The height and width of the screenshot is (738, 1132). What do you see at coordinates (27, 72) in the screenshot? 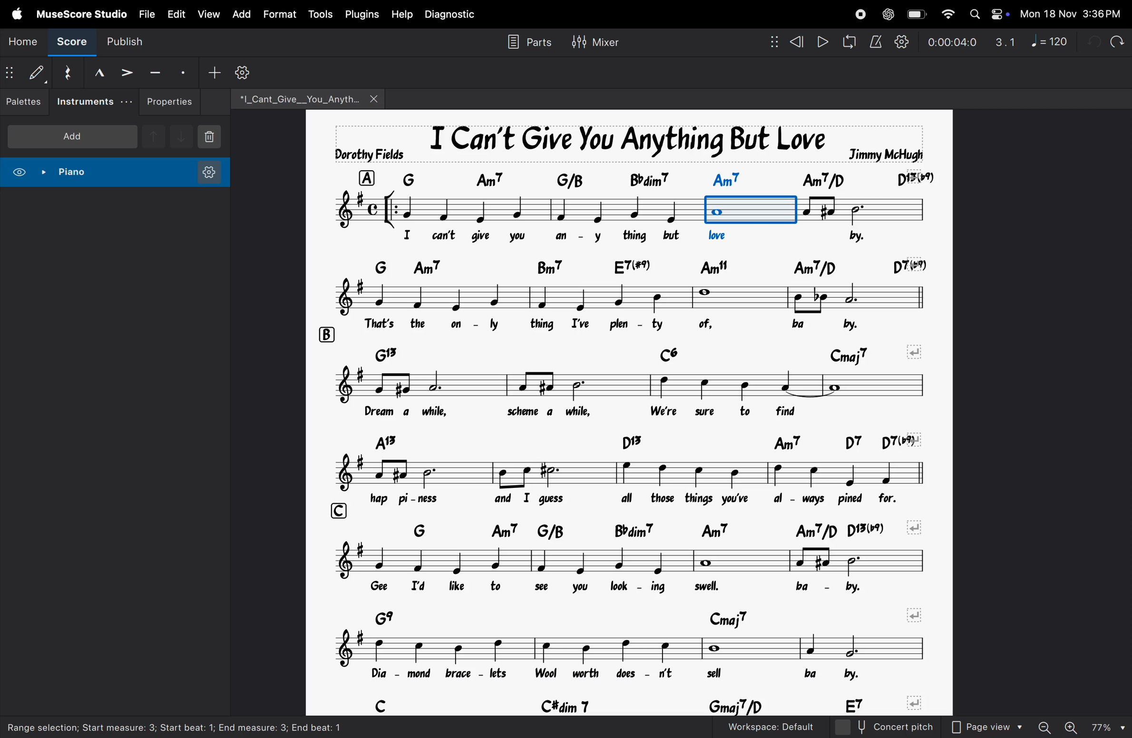
I see ` default` at bounding box center [27, 72].